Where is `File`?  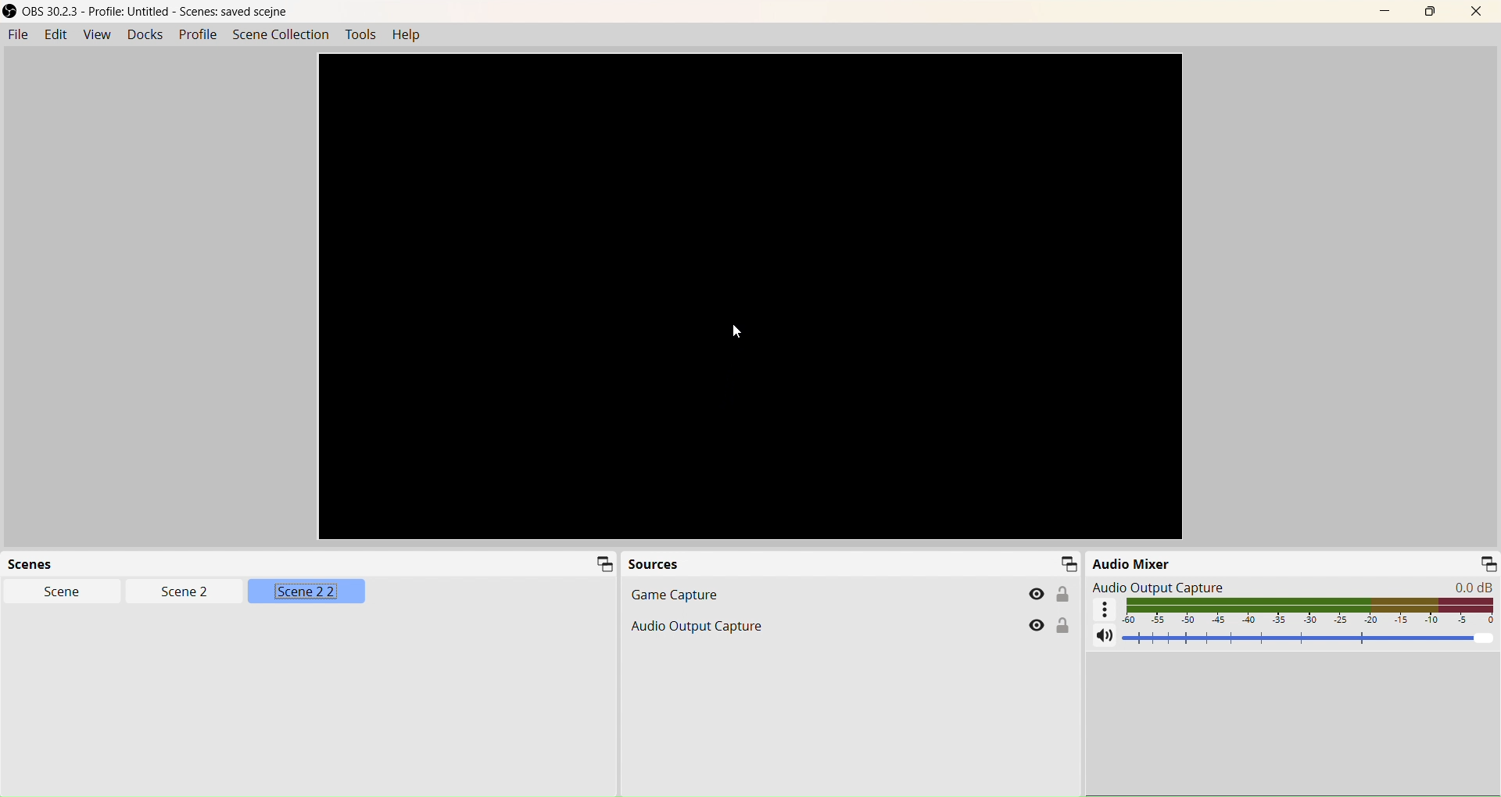
File is located at coordinates (17, 34).